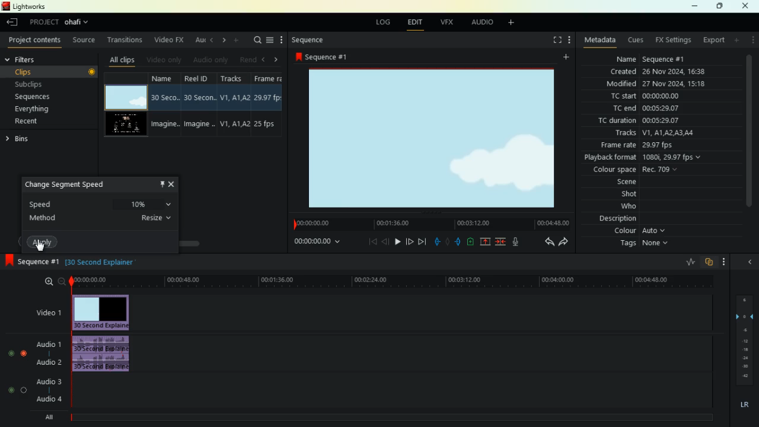 This screenshot has height=427, width=759. What do you see at coordinates (283, 40) in the screenshot?
I see `more` at bounding box center [283, 40].